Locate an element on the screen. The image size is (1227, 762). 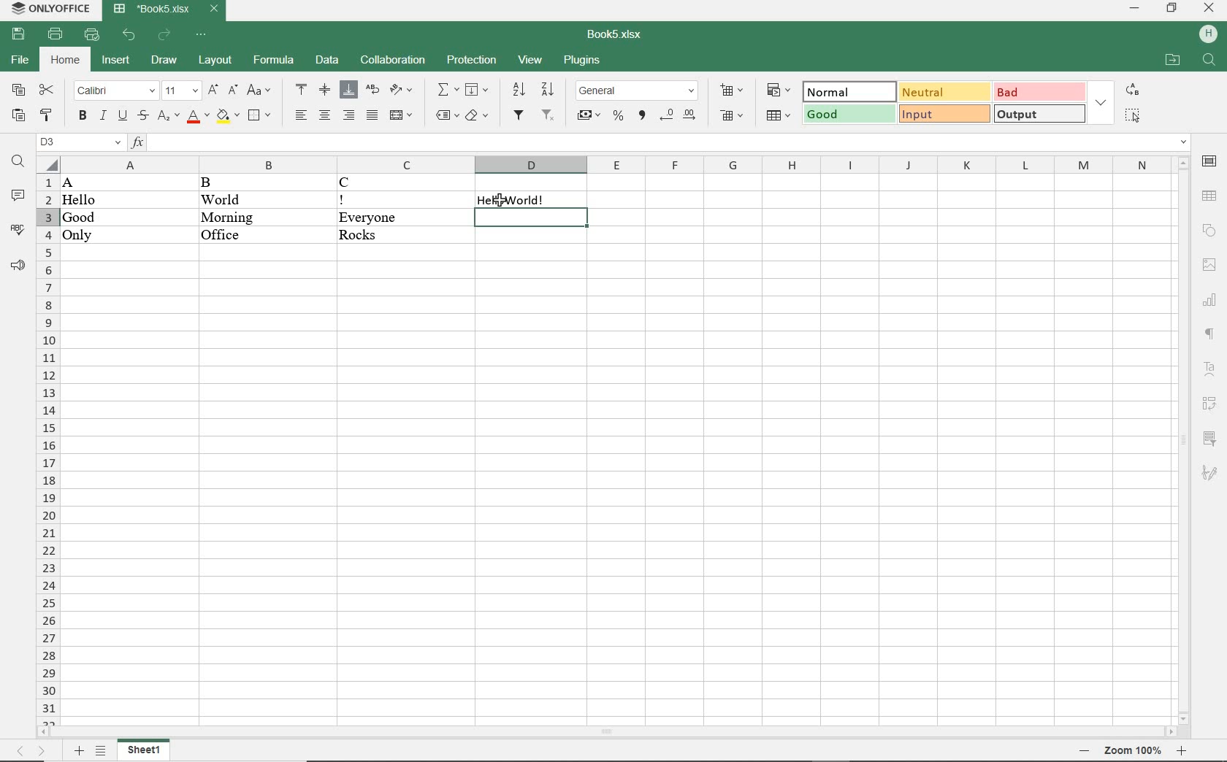
SCROLLBAR is located at coordinates (1182, 439).